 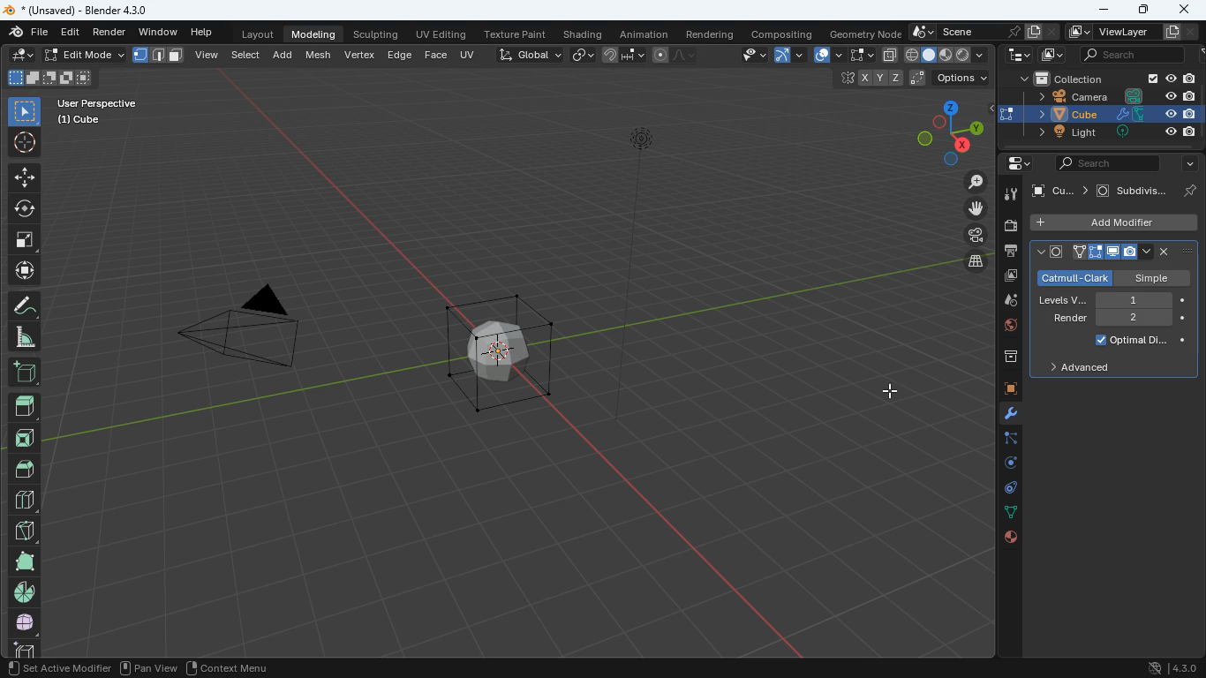 I want to click on add, so click(x=283, y=57).